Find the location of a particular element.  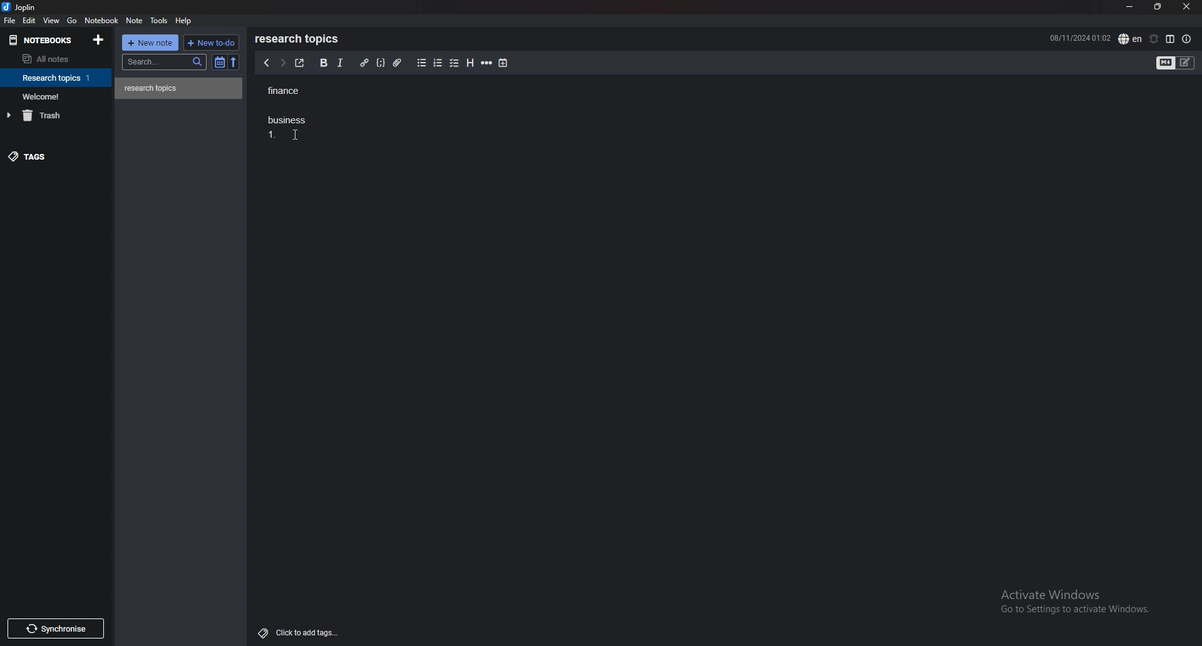

toggle editor is located at coordinates (1176, 63).